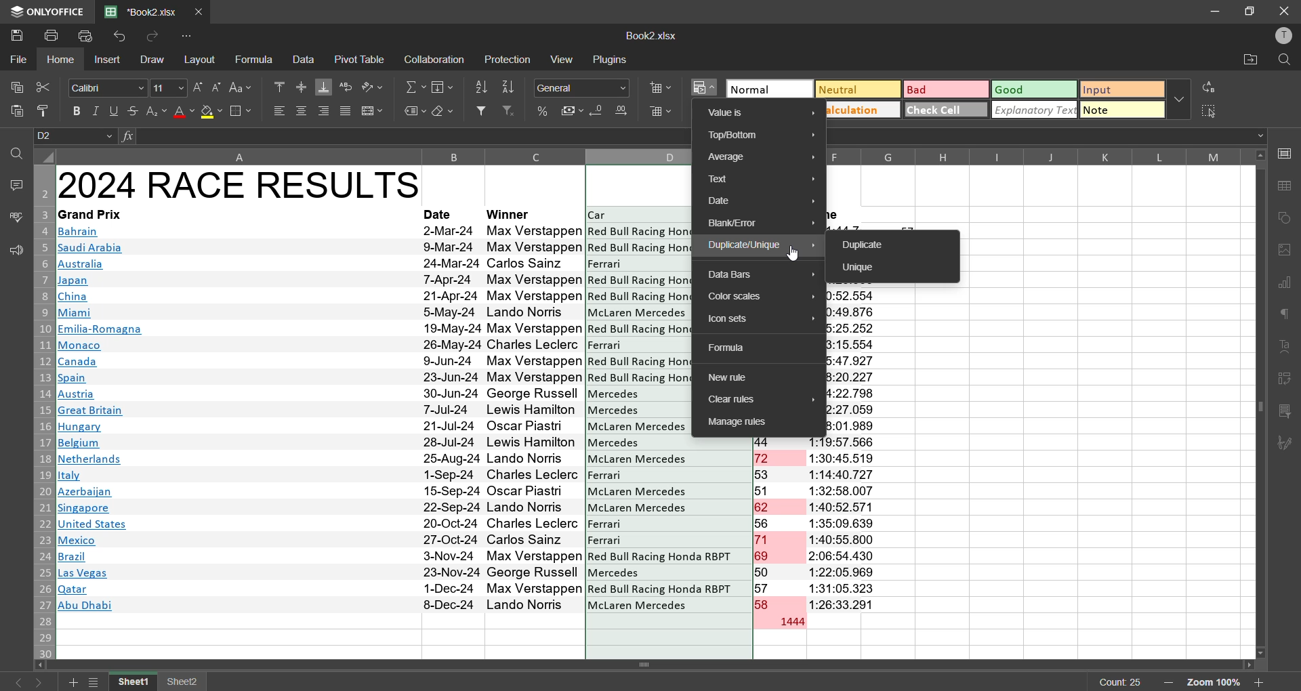 Image resolution: width=1301 pixels, height=691 pixels. Describe the element at coordinates (623, 110) in the screenshot. I see `increase decimal` at that location.